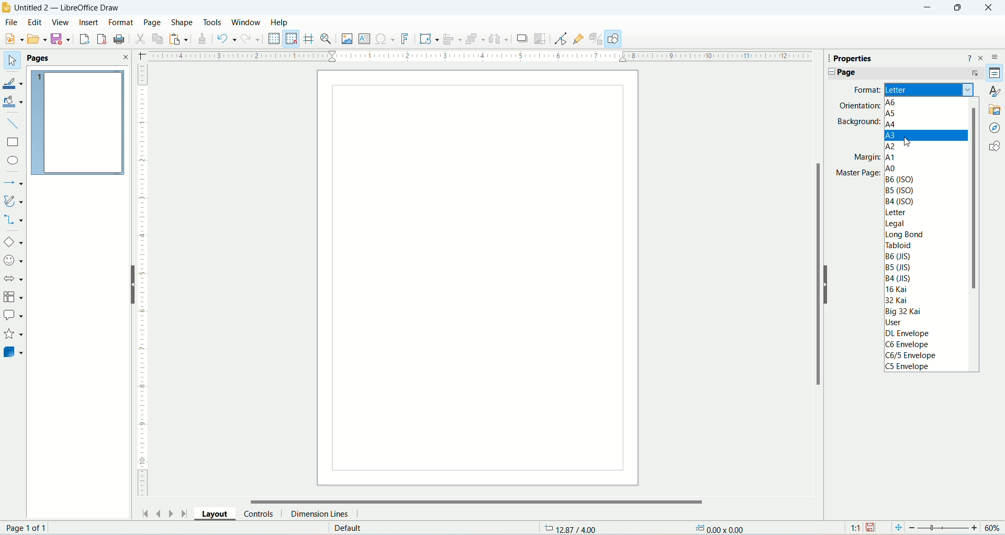 The image size is (1005, 535). What do you see at coordinates (897, 215) in the screenshot?
I see `letter` at bounding box center [897, 215].